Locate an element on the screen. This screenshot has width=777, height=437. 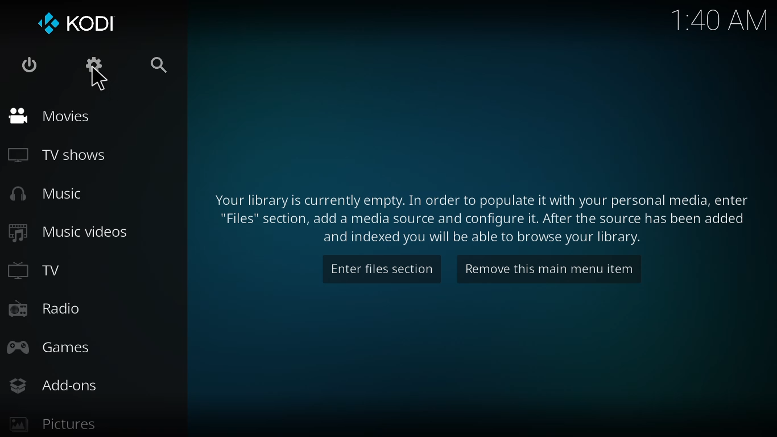
remove this main menu item is located at coordinates (551, 269).